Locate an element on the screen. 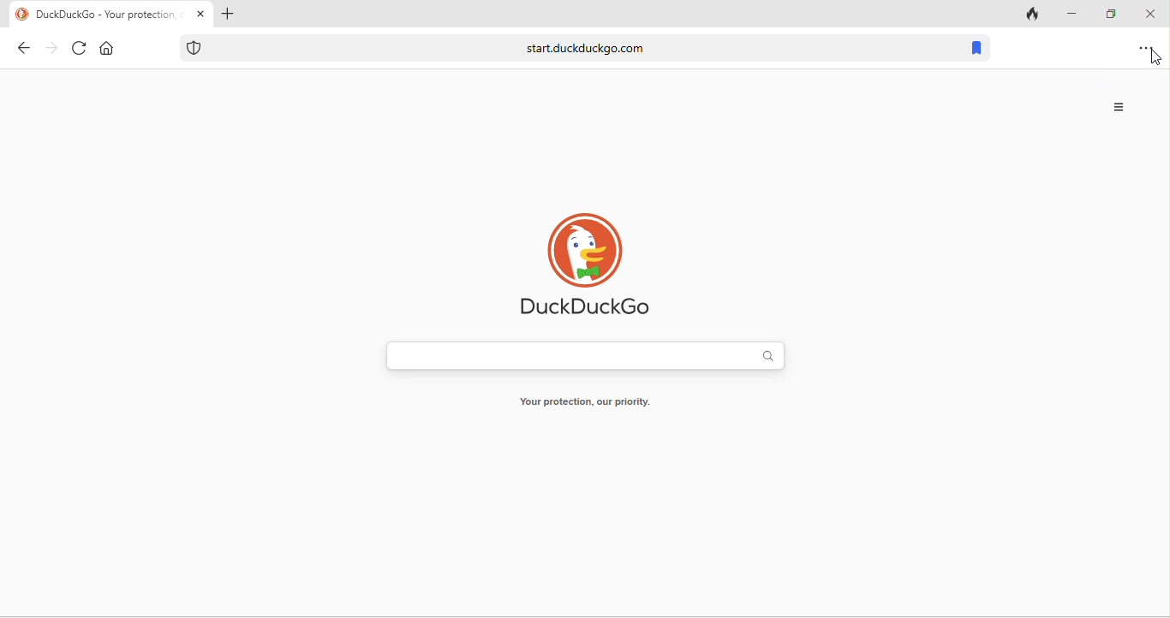 The height and width of the screenshot is (618, 1170). track tab is located at coordinates (1030, 15).